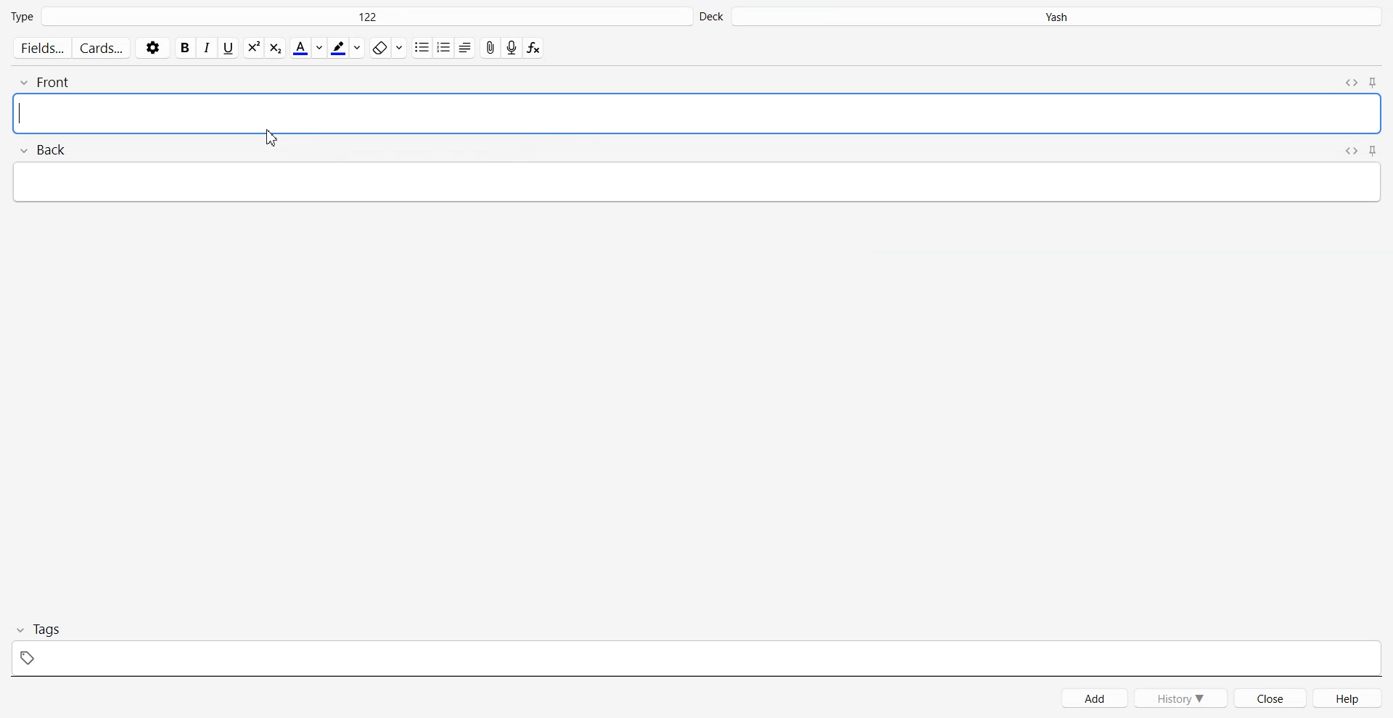 This screenshot has width=1393, height=718. Describe the element at coordinates (102, 48) in the screenshot. I see `Cards` at that location.